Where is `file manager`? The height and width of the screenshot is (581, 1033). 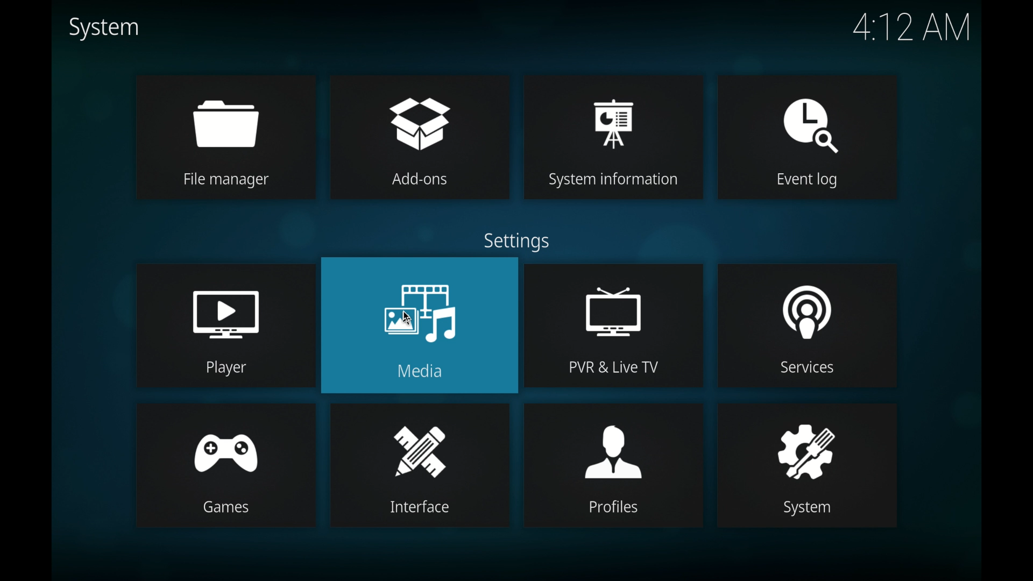
file manager is located at coordinates (224, 114).